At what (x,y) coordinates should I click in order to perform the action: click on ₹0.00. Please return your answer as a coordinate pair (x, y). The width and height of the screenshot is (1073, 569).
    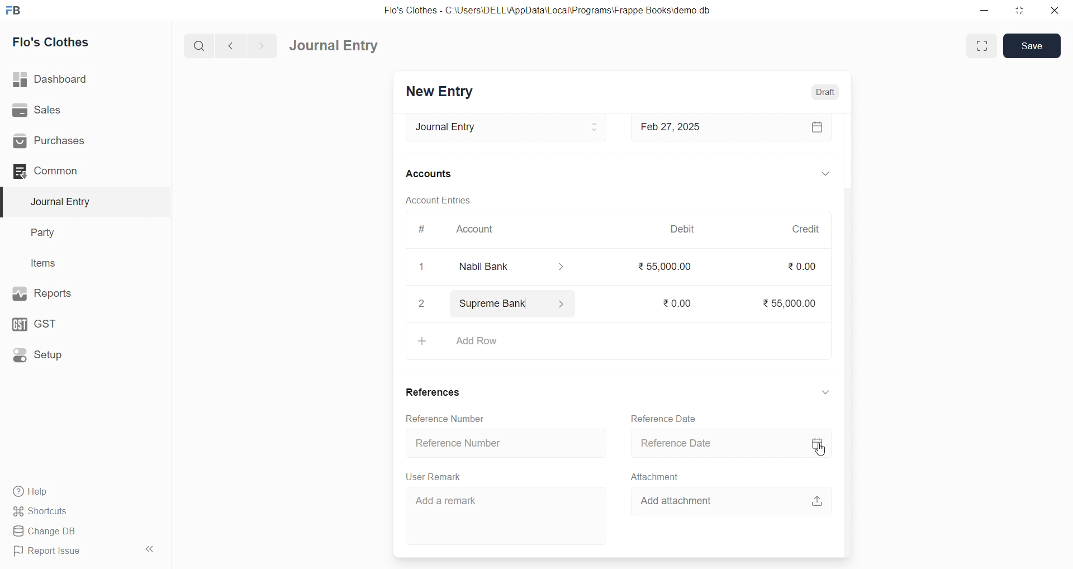
    Looking at the image, I should click on (799, 266).